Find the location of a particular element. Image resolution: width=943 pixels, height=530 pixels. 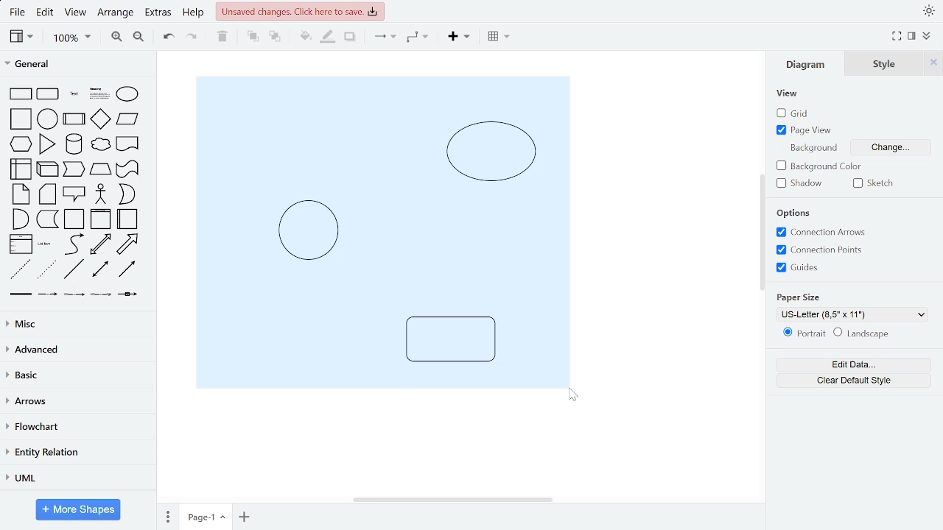

heading is located at coordinates (99, 94).